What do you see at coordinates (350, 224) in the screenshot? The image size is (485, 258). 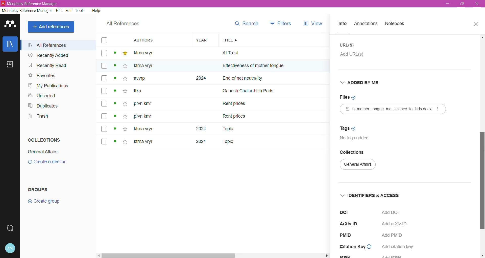 I see `ArXiV ID` at bounding box center [350, 224].